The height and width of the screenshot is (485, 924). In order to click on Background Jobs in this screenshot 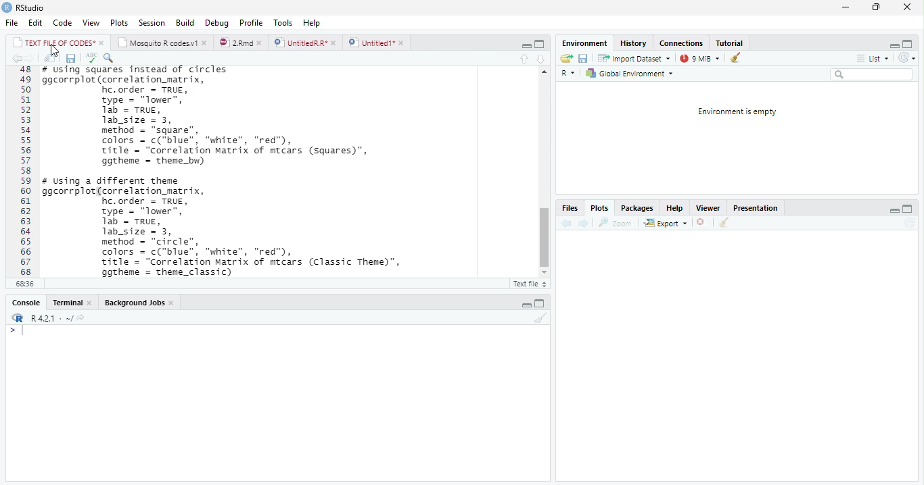, I will do `click(139, 304)`.